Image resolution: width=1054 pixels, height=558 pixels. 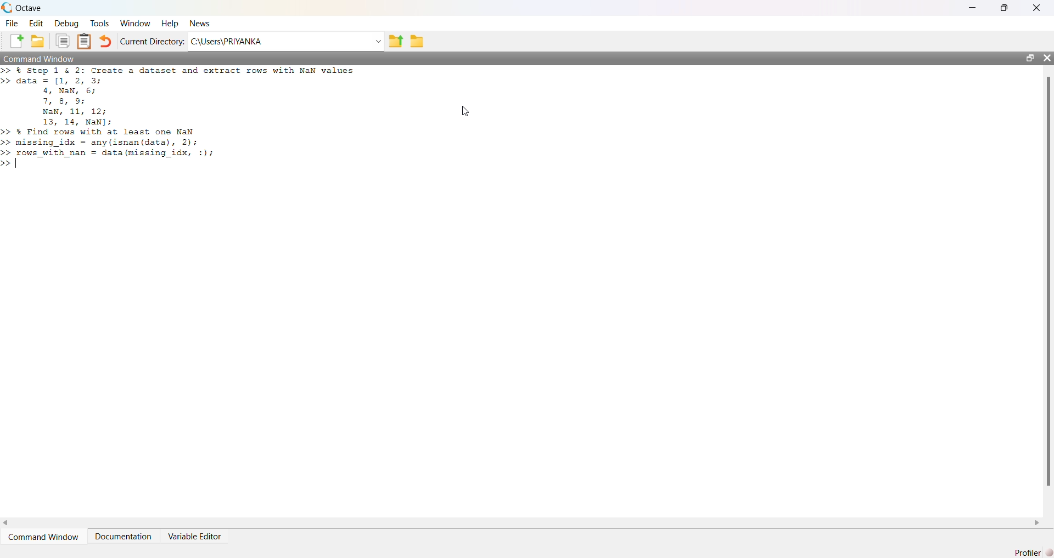 I want to click on Octave, so click(x=29, y=8).